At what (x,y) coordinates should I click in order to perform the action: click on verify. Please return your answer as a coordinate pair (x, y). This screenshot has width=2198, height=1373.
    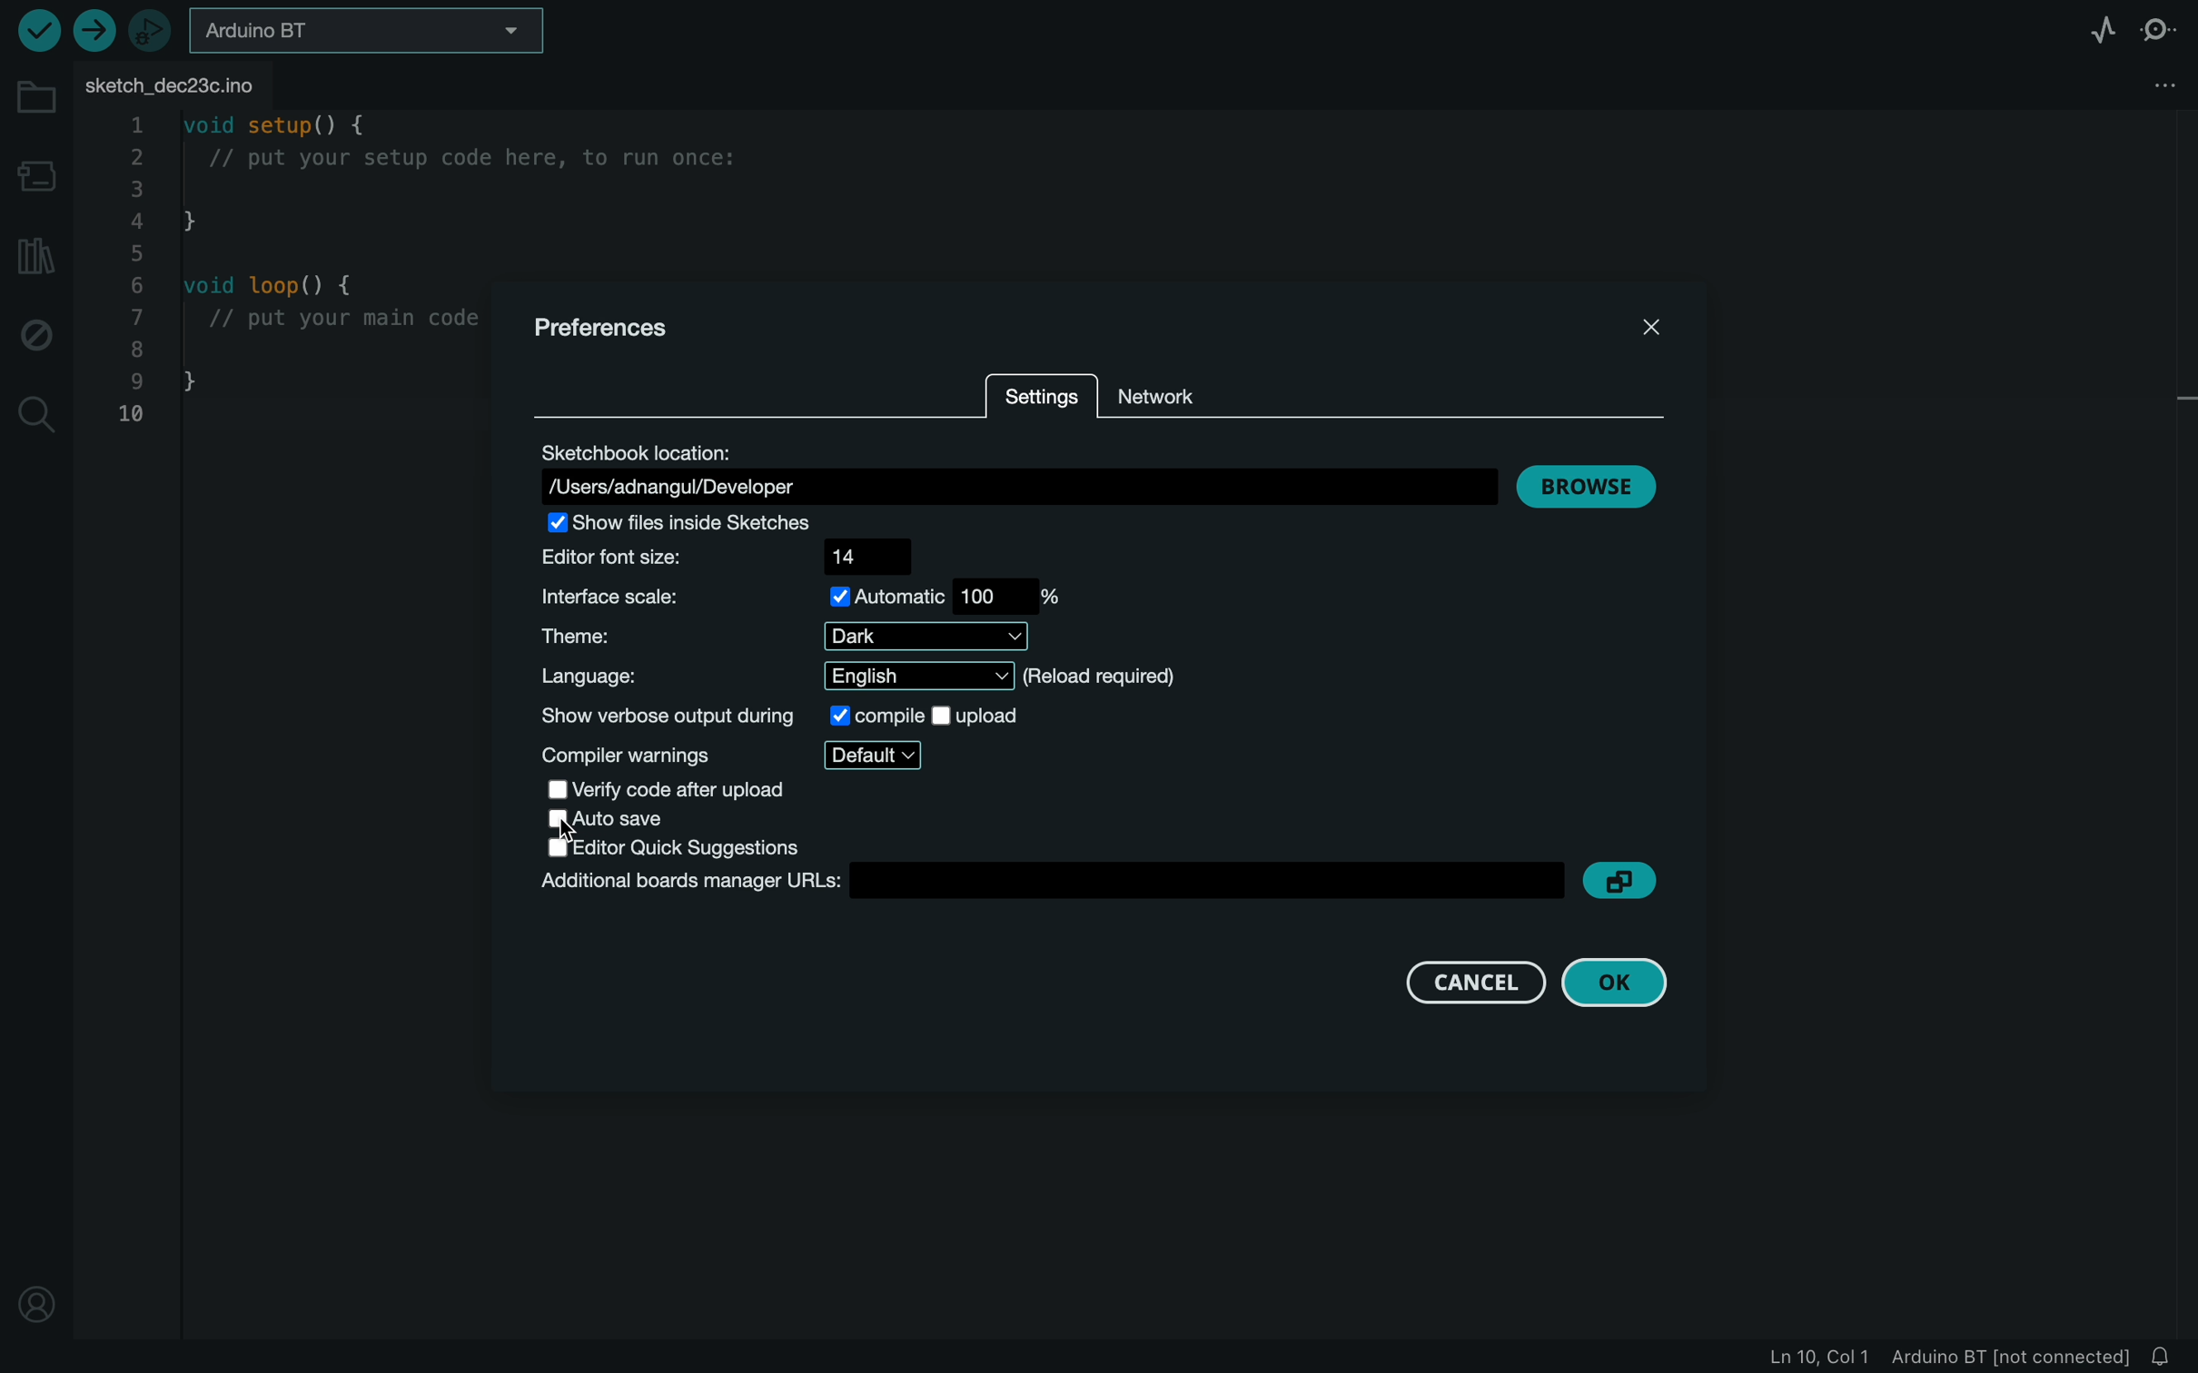
    Looking at the image, I should click on (32, 28).